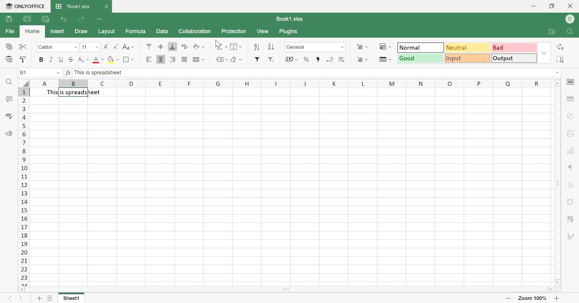 The image size is (579, 303). I want to click on Protection, so click(233, 31).